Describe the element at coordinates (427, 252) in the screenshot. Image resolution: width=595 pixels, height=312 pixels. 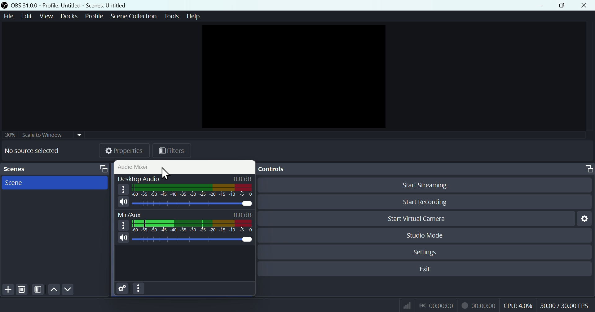
I see `Settings` at that location.